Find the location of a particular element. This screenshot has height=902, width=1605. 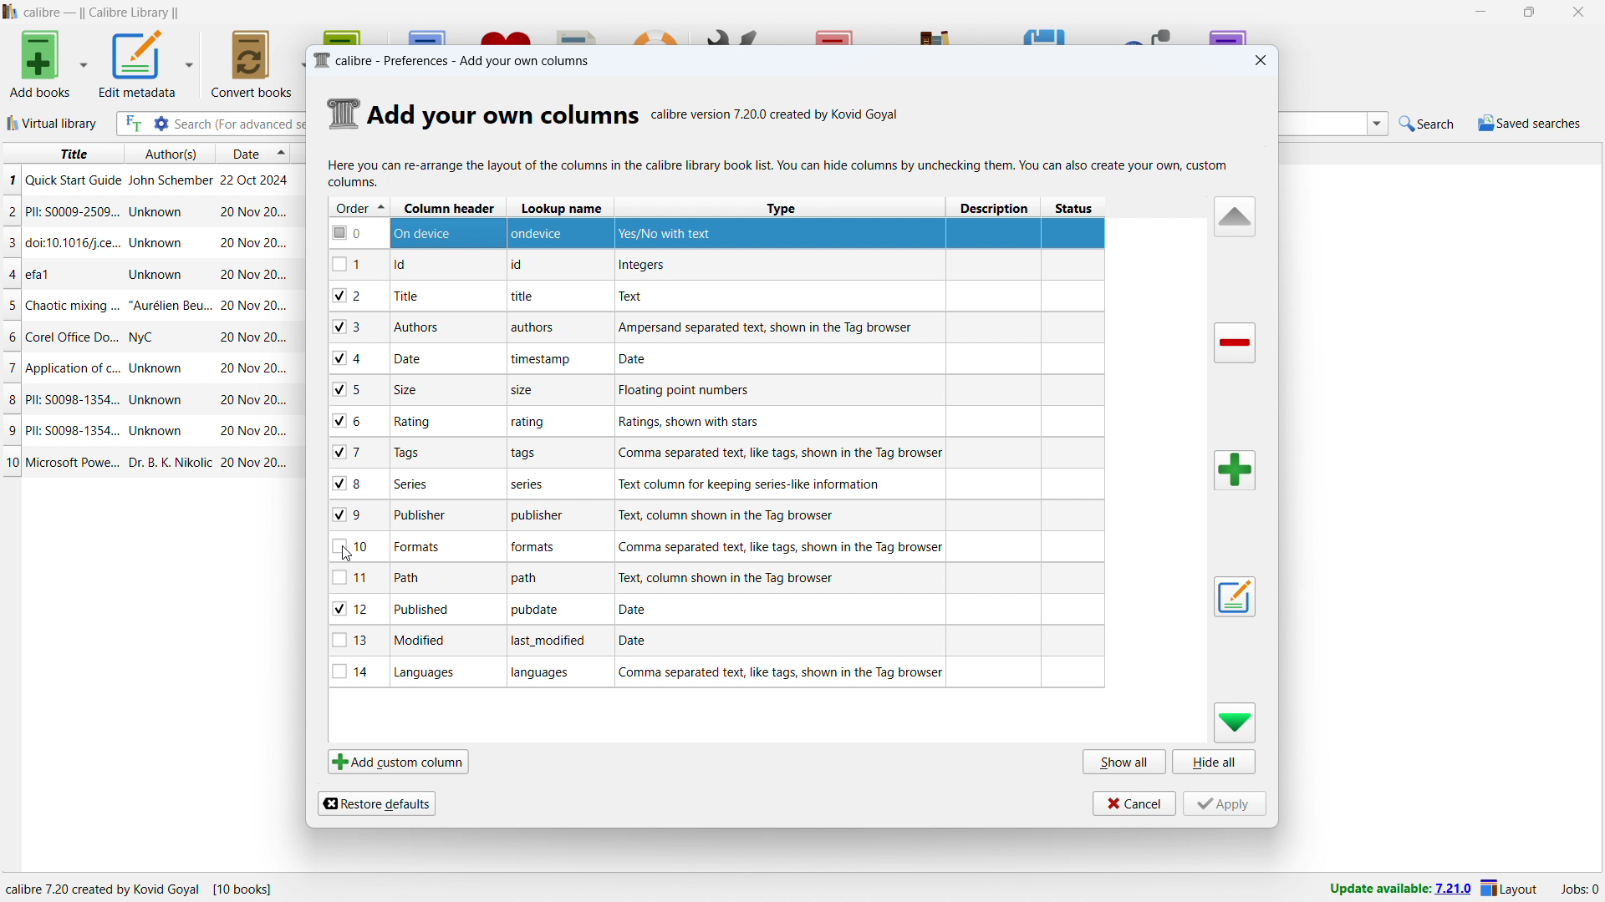

Column preferences is located at coordinates (778, 172).